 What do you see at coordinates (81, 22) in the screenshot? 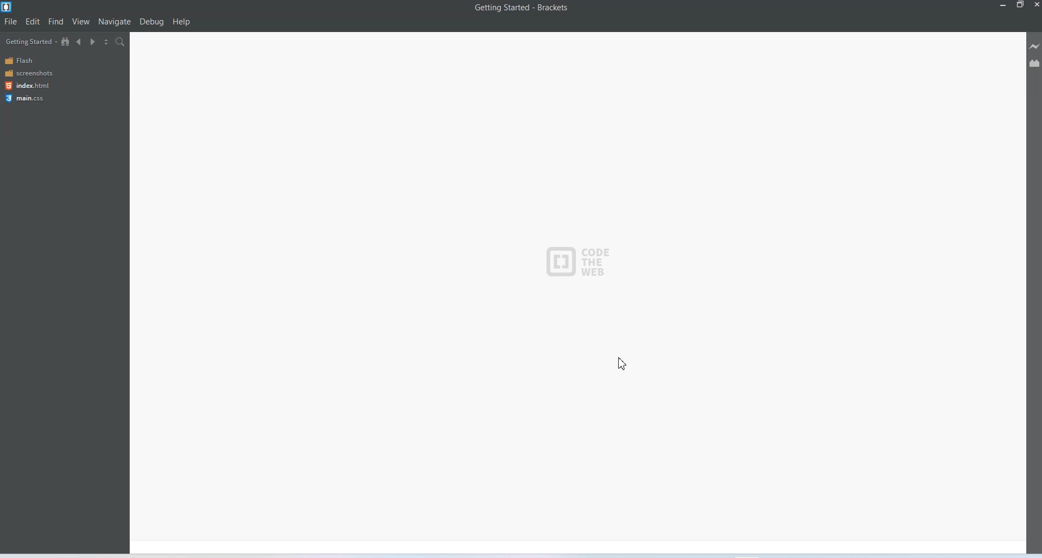
I see `View` at bounding box center [81, 22].